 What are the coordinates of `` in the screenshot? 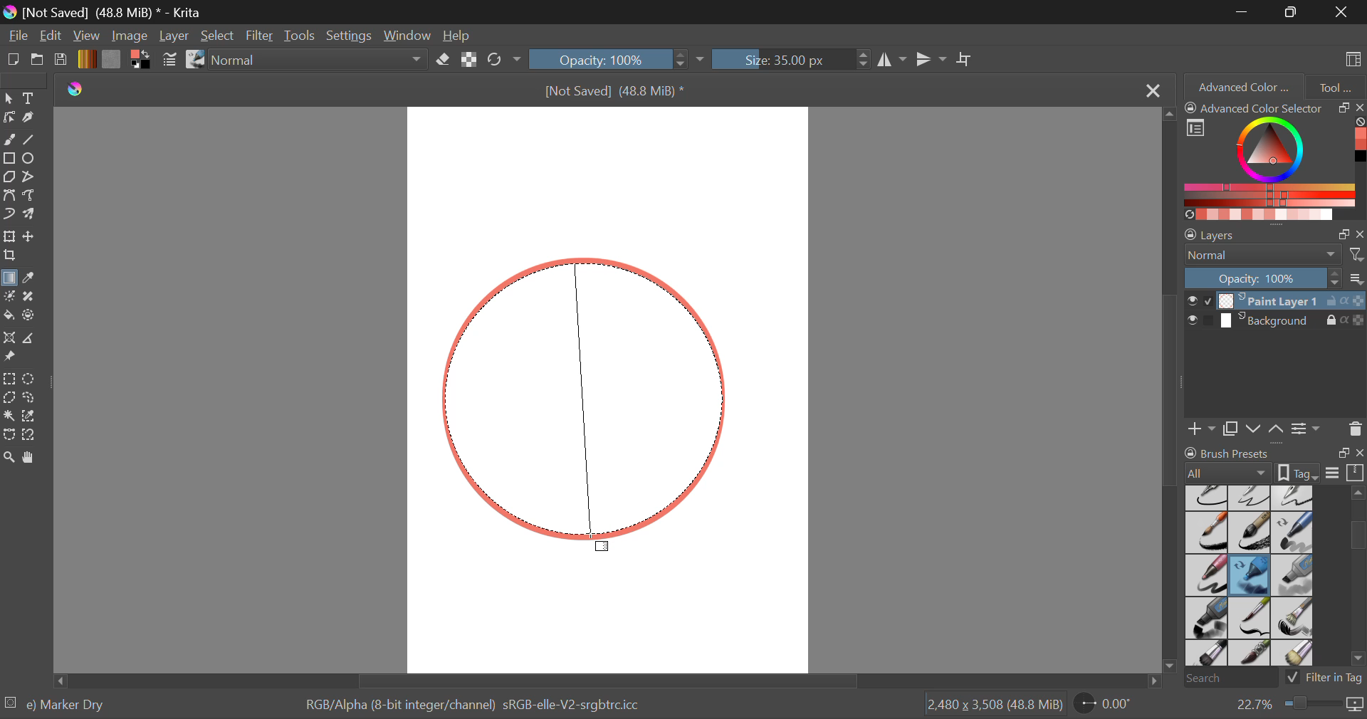 It's located at (52, 37).